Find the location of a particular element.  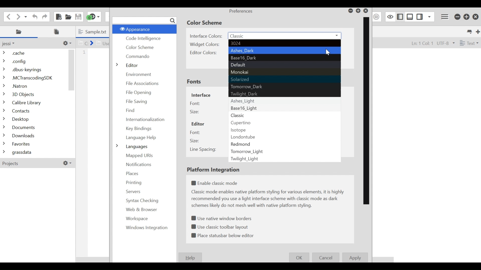

Close is located at coordinates (475, 17).